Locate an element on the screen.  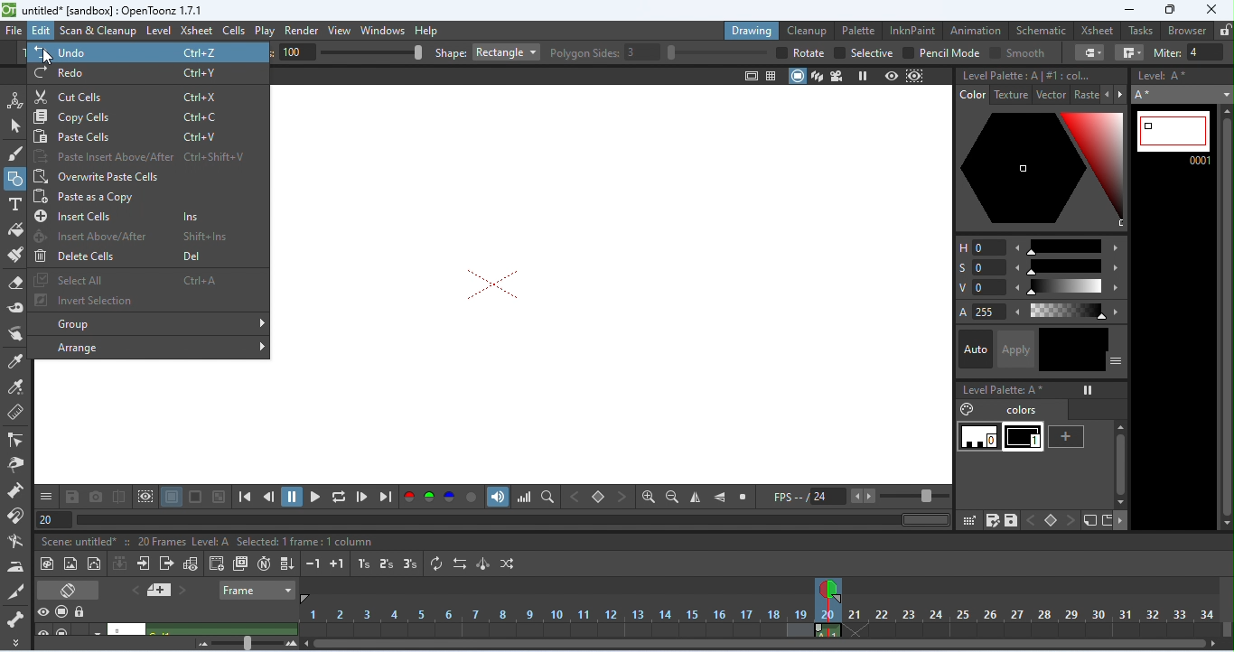
set key is located at coordinates (1048, 519).